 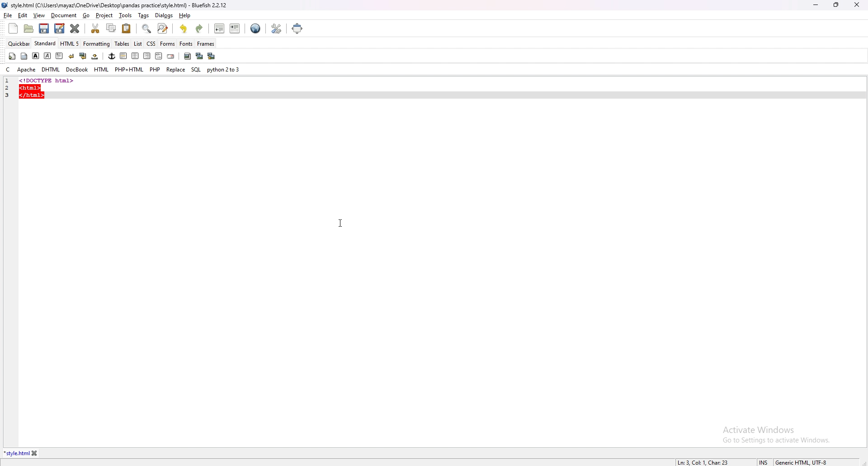 I want to click on italic, so click(x=48, y=55).